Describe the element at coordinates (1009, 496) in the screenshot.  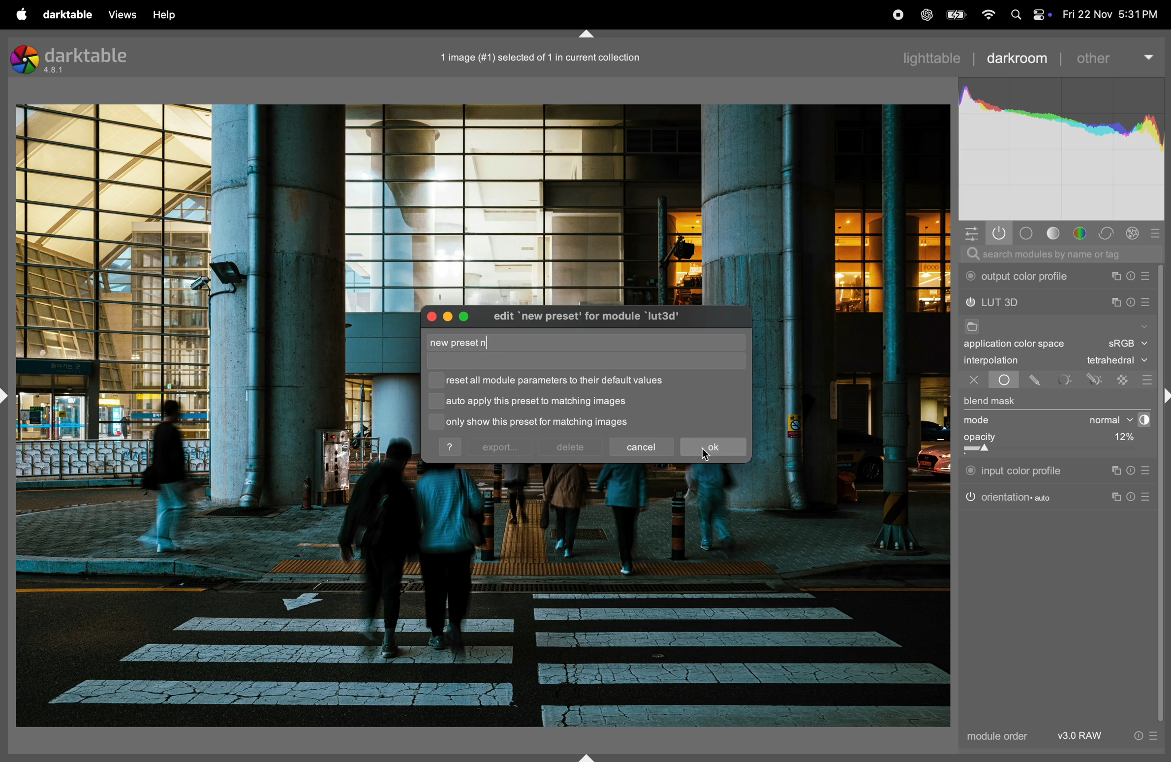
I see `orientation` at that location.